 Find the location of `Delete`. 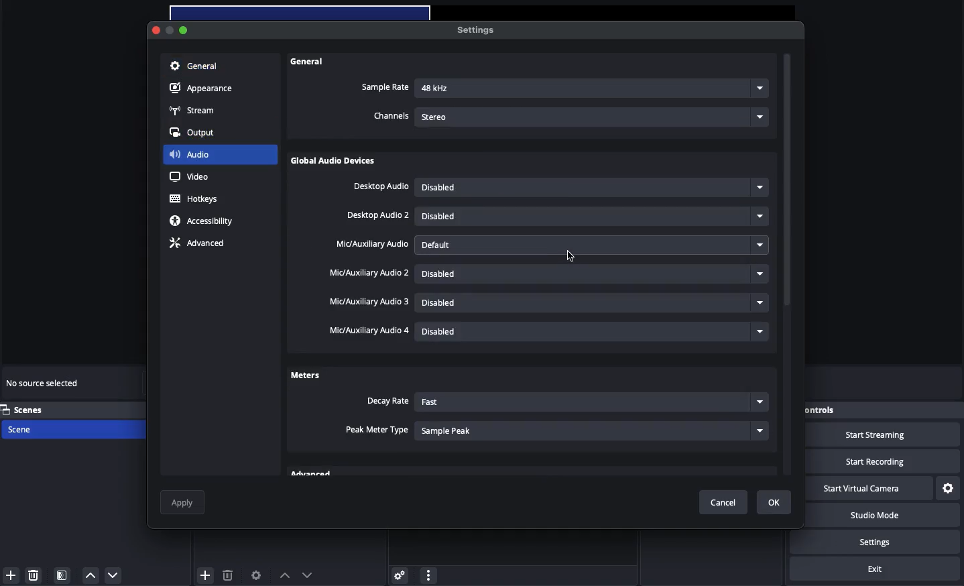

Delete is located at coordinates (227, 575).